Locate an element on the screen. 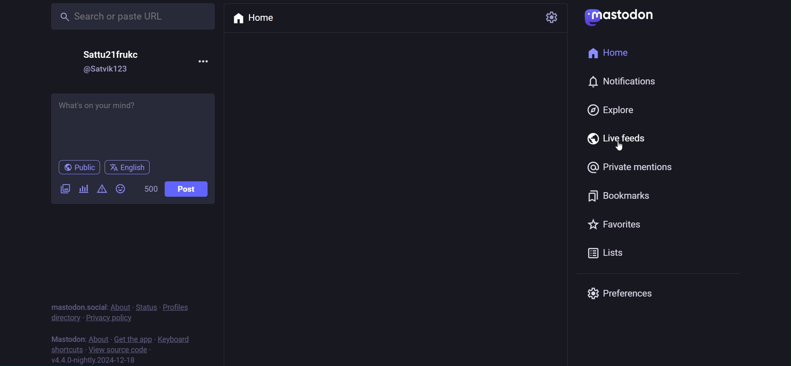 This screenshot has width=791, height=366. image/video is located at coordinates (64, 189).